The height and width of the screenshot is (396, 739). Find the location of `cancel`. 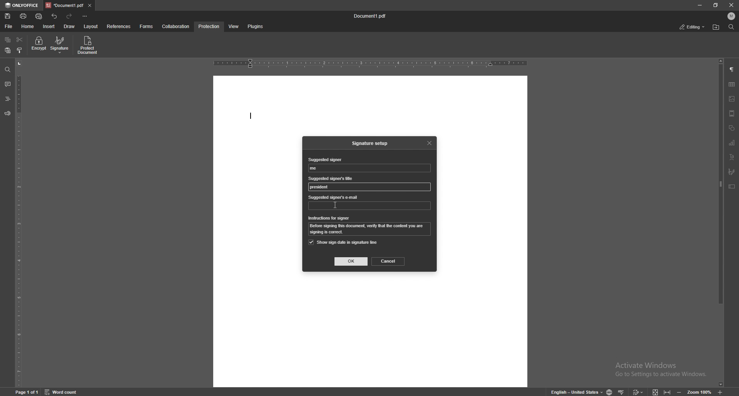

cancel is located at coordinates (388, 261).